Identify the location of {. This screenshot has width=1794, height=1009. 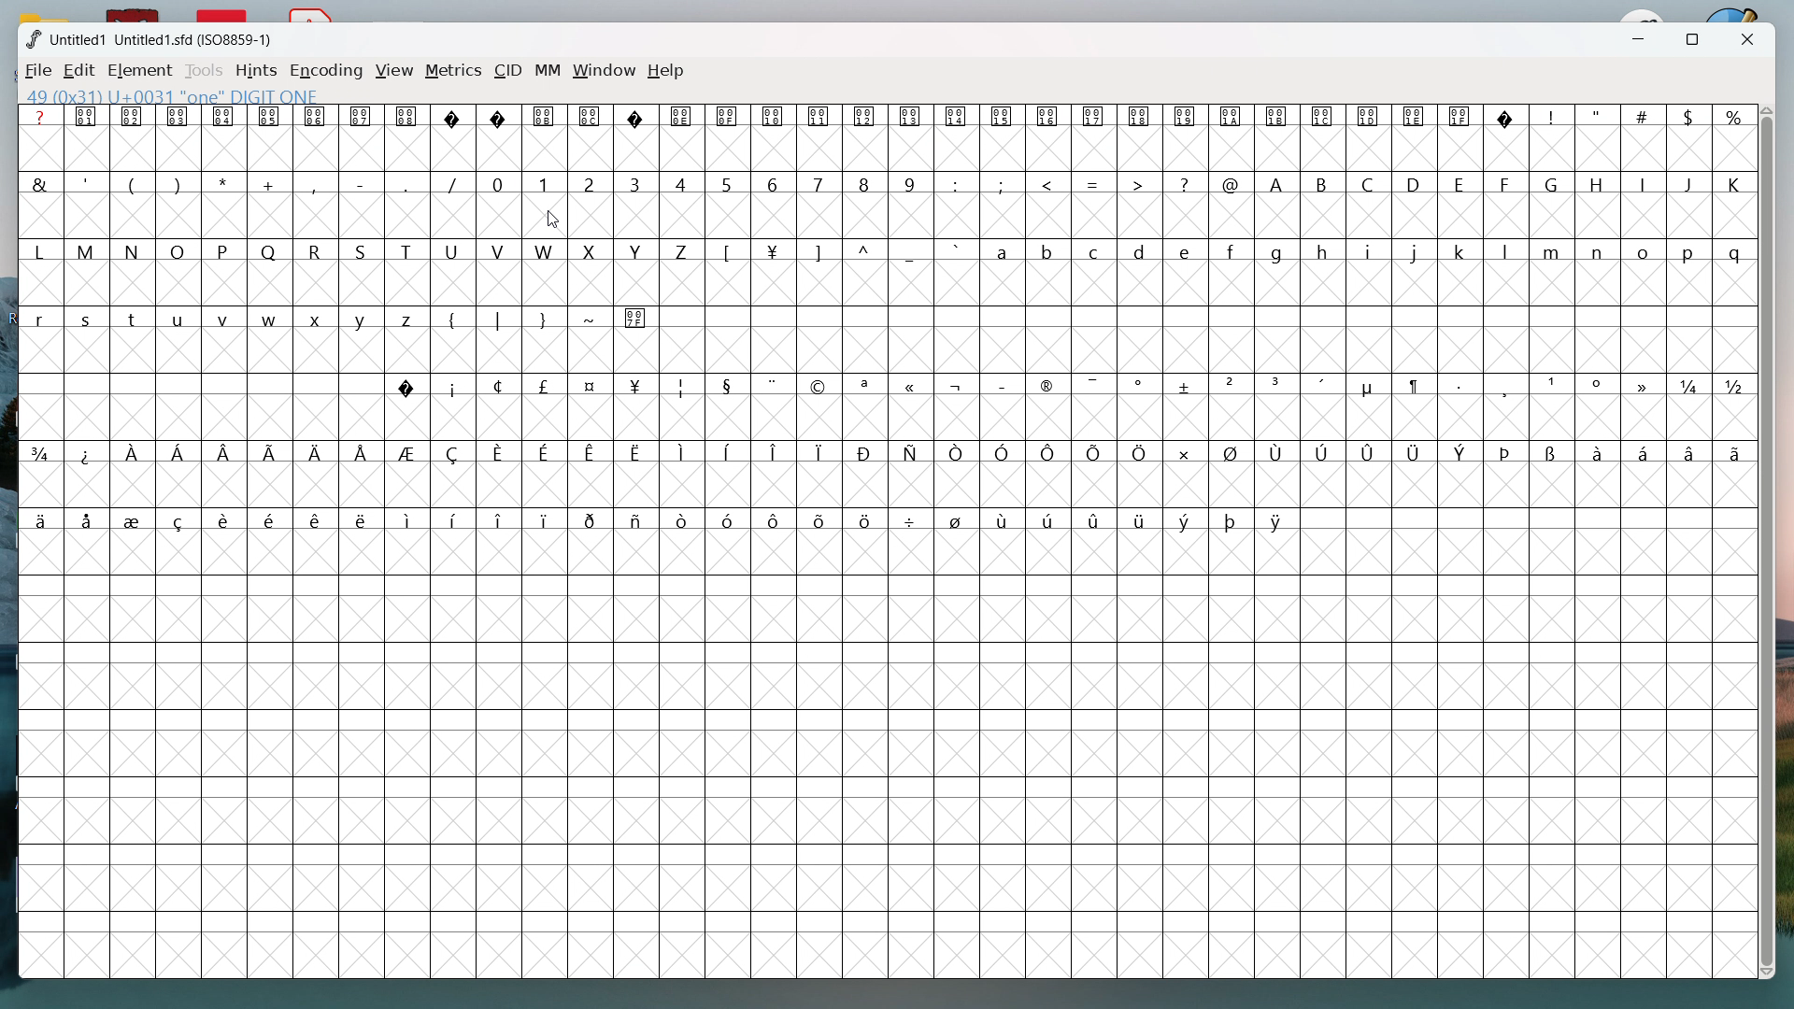
(456, 318).